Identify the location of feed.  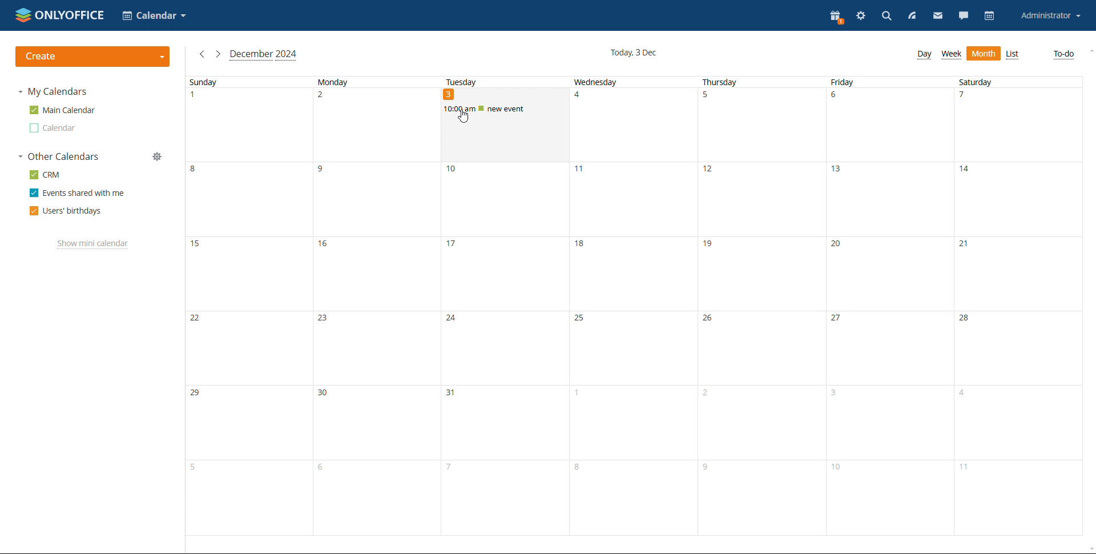
(912, 16).